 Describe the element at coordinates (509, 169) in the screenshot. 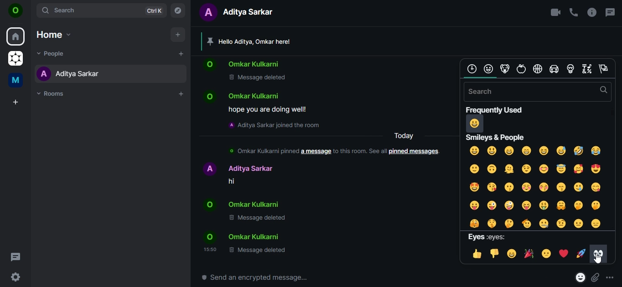

I see `melting face` at that location.